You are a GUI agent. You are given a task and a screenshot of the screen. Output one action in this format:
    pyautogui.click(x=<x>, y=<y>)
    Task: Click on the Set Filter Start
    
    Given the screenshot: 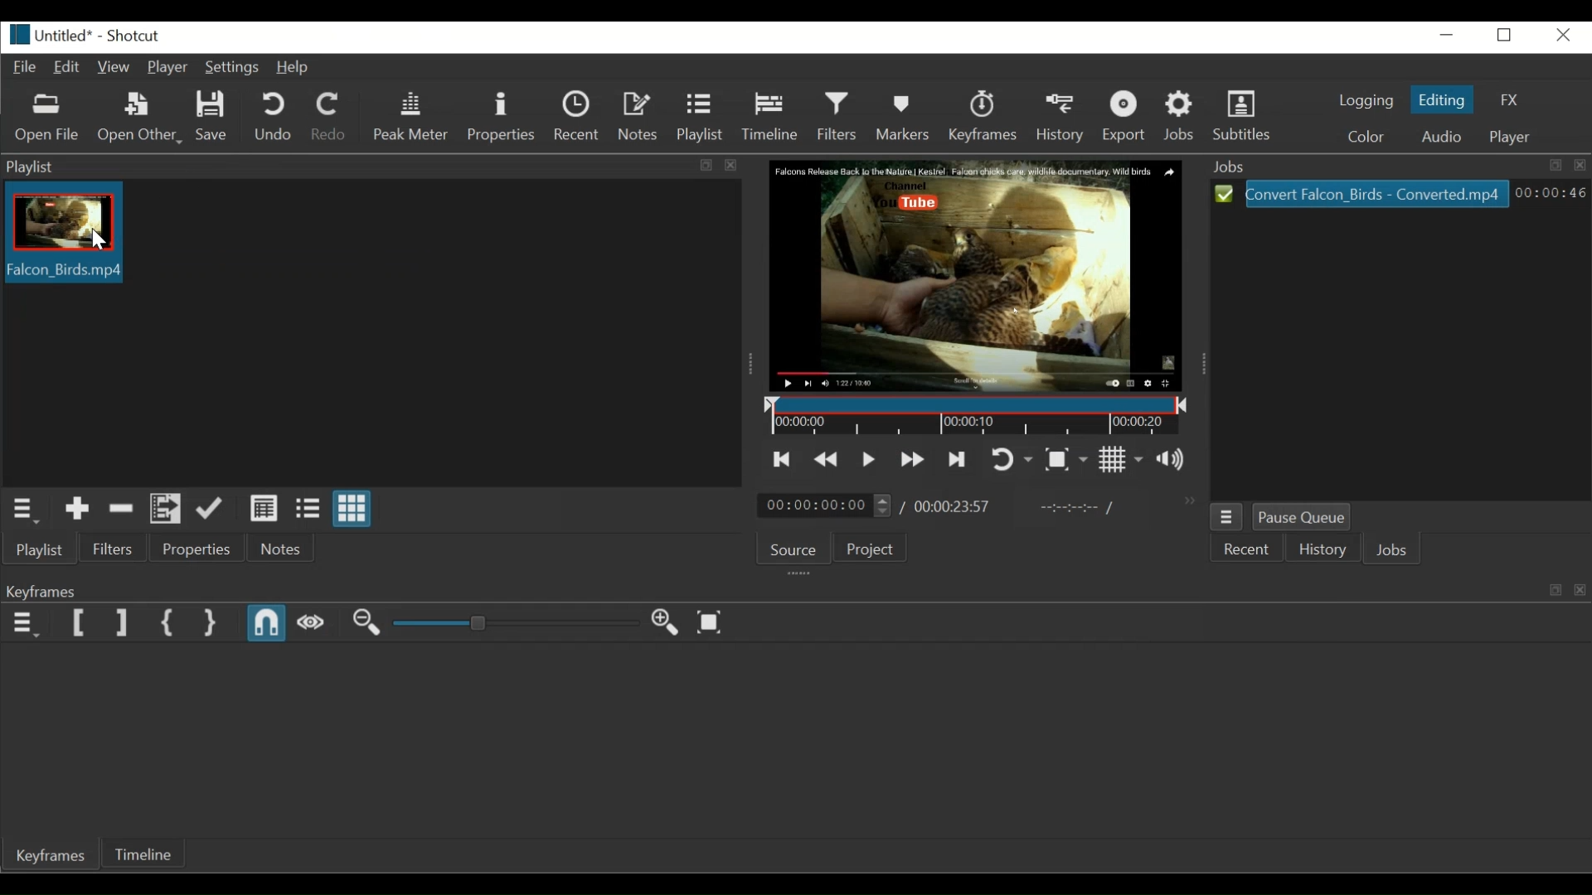 What is the action you would take?
    pyautogui.click(x=80, y=622)
    